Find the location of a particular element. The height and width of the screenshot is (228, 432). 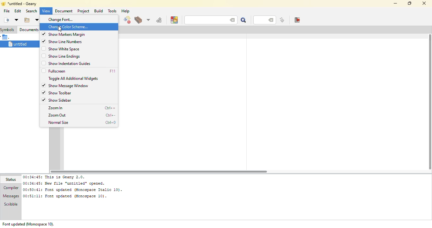

compile is located at coordinates (127, 20).